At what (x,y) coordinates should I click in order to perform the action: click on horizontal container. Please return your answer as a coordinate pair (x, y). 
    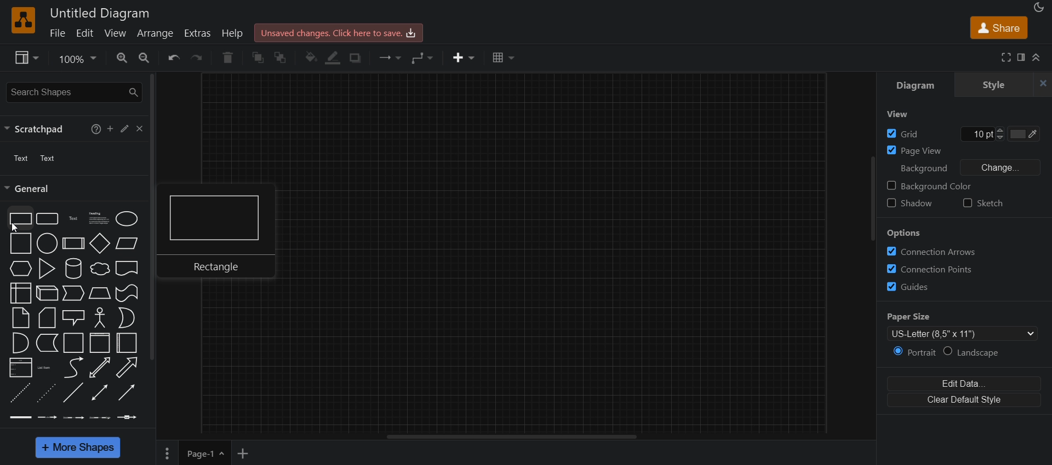
    Looking at the image, I should click on (127, 343).